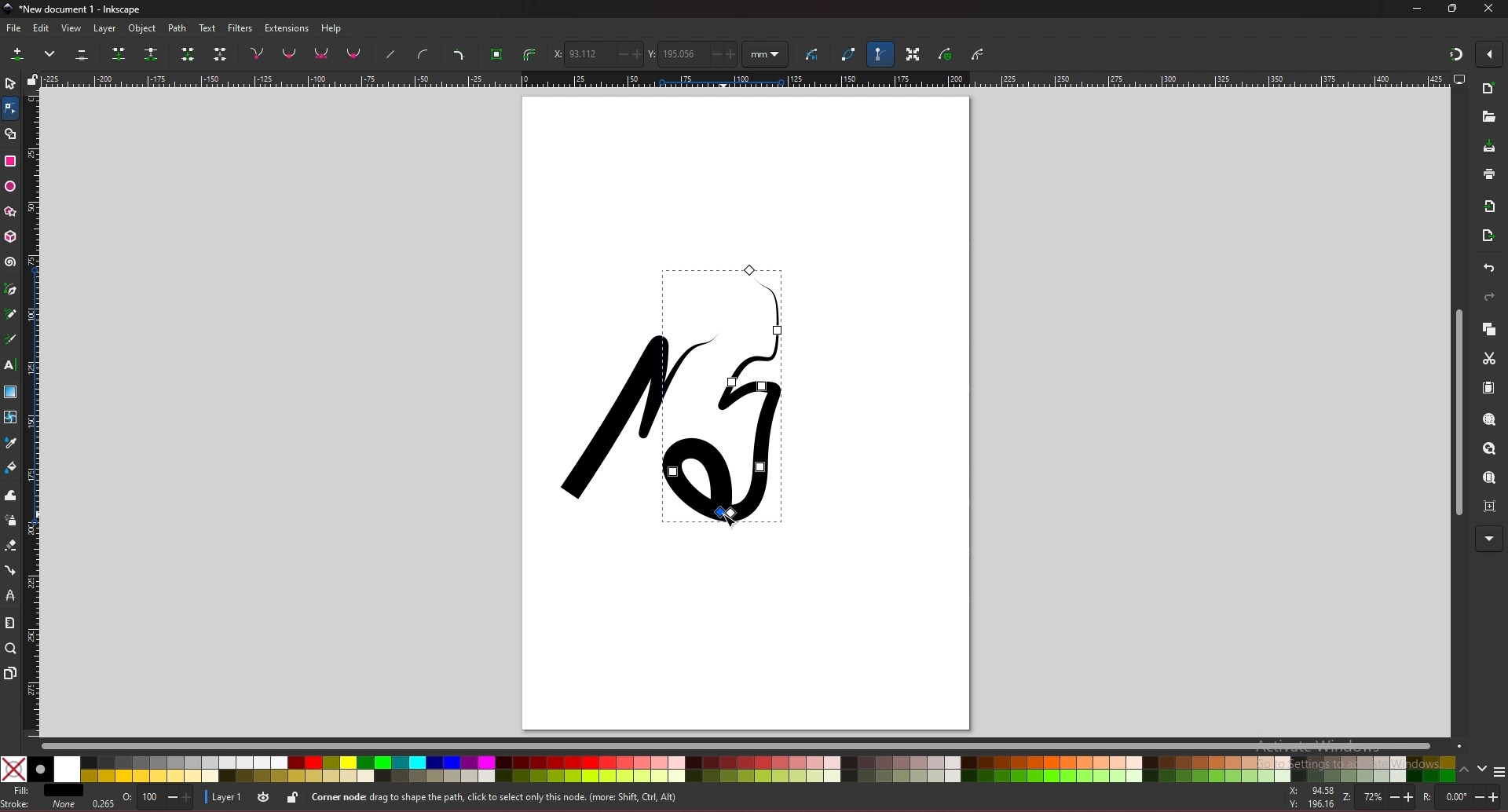 This screenshot has width=1508, height=812. Describe the element at coordinates (1308, 797) in the screenshot. I see `x and y coordinates` at that location.